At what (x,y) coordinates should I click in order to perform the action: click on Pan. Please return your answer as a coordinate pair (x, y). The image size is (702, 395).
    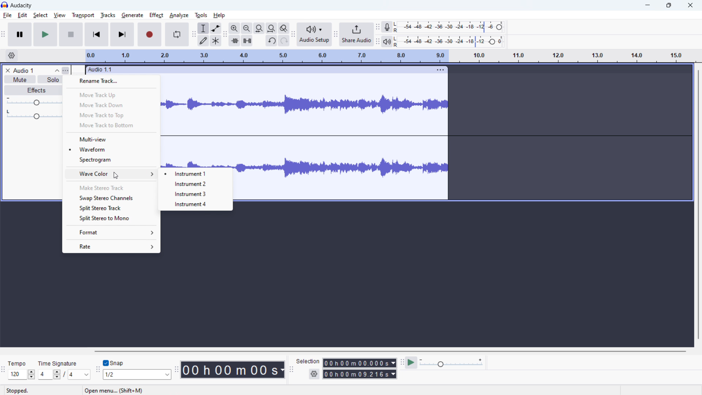
    Looking at the image, I should click on (35, 116).